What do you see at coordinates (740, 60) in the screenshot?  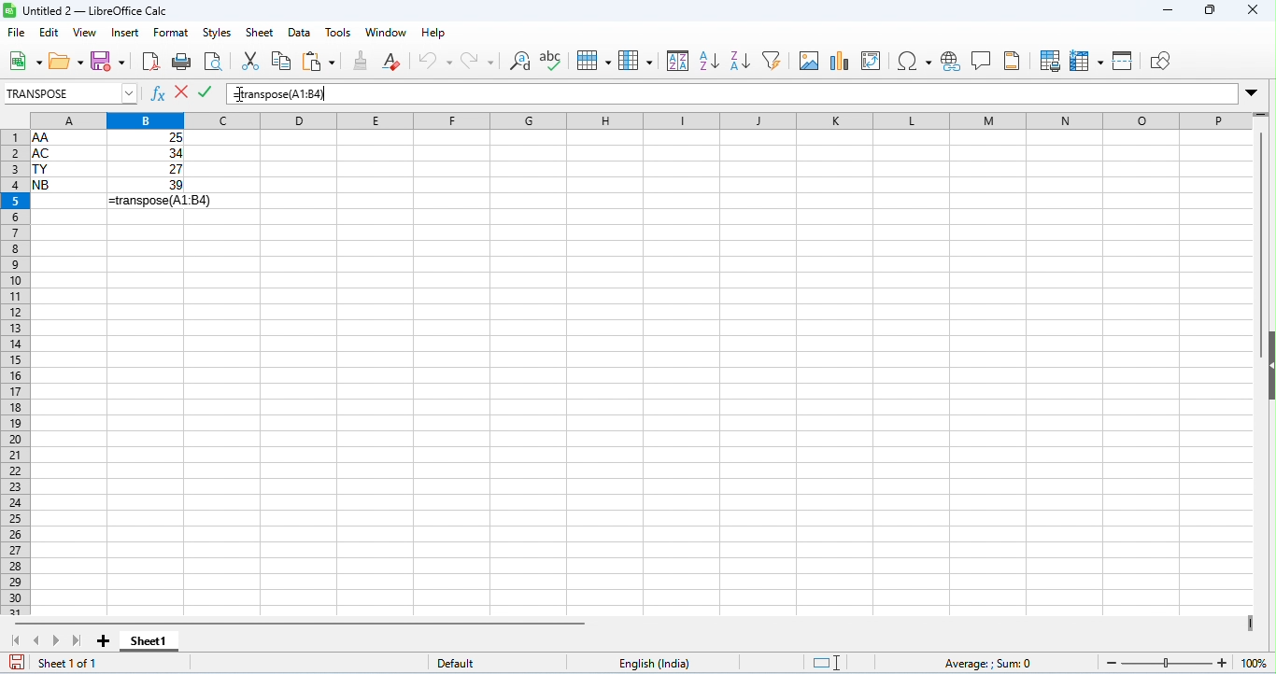 I see `sort descending` at bounding box center [740, 60].